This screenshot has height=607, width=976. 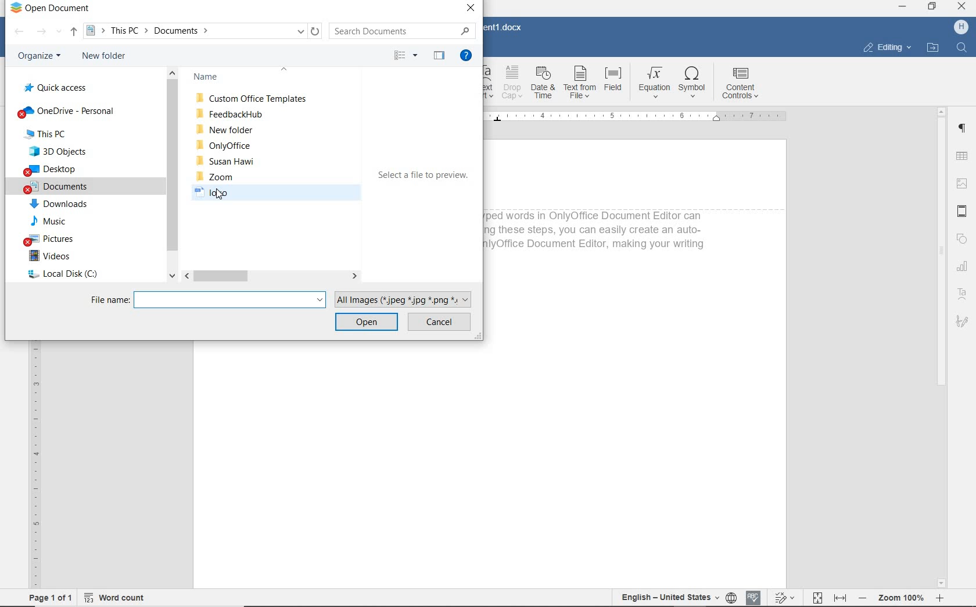 I want to click on DOCUMENT .docx, so click(x=506, y=27).